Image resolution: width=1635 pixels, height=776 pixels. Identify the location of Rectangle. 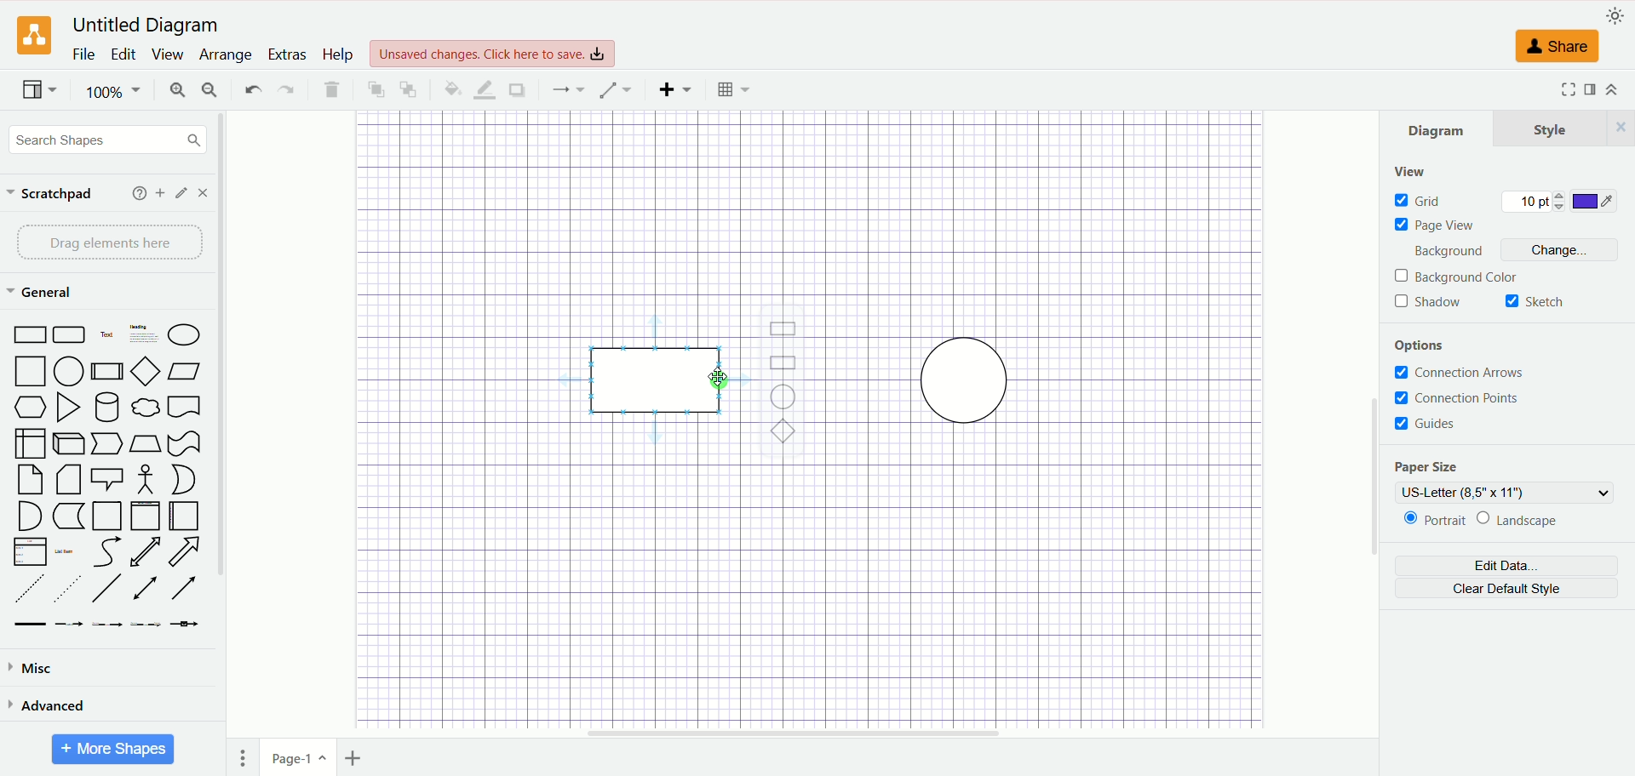
(783, 363).